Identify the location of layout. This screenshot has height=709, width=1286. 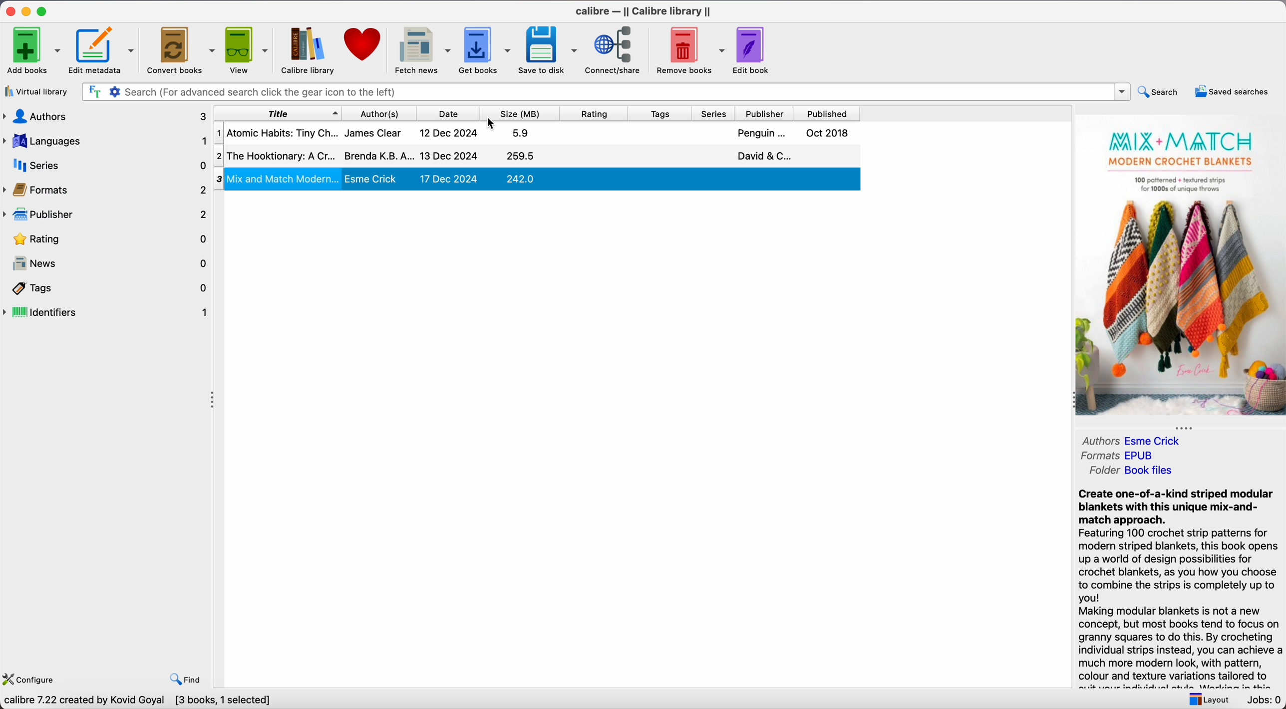
(1206, 699).